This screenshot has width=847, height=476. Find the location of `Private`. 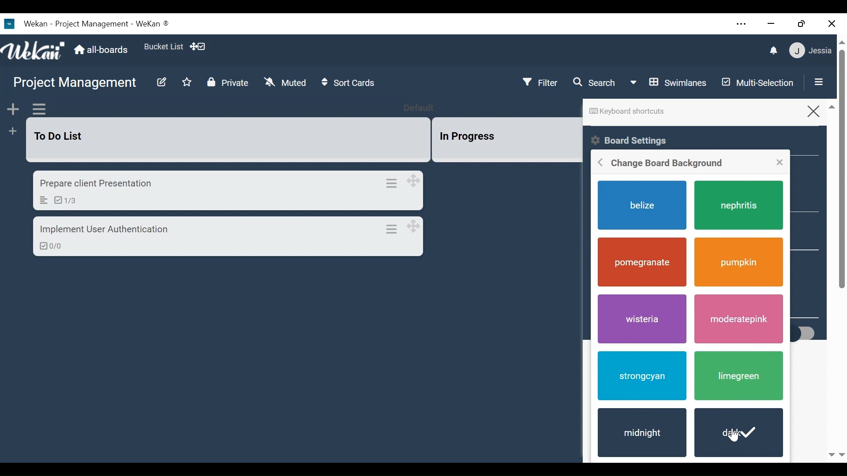

Private is located at coordinates (227, 82).